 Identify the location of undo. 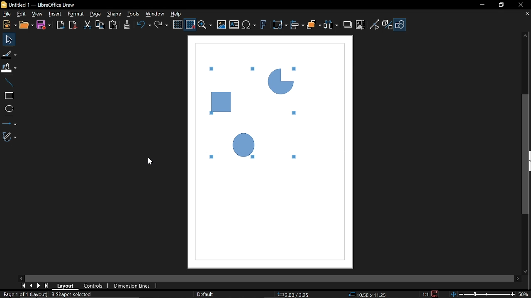
(144, 25).